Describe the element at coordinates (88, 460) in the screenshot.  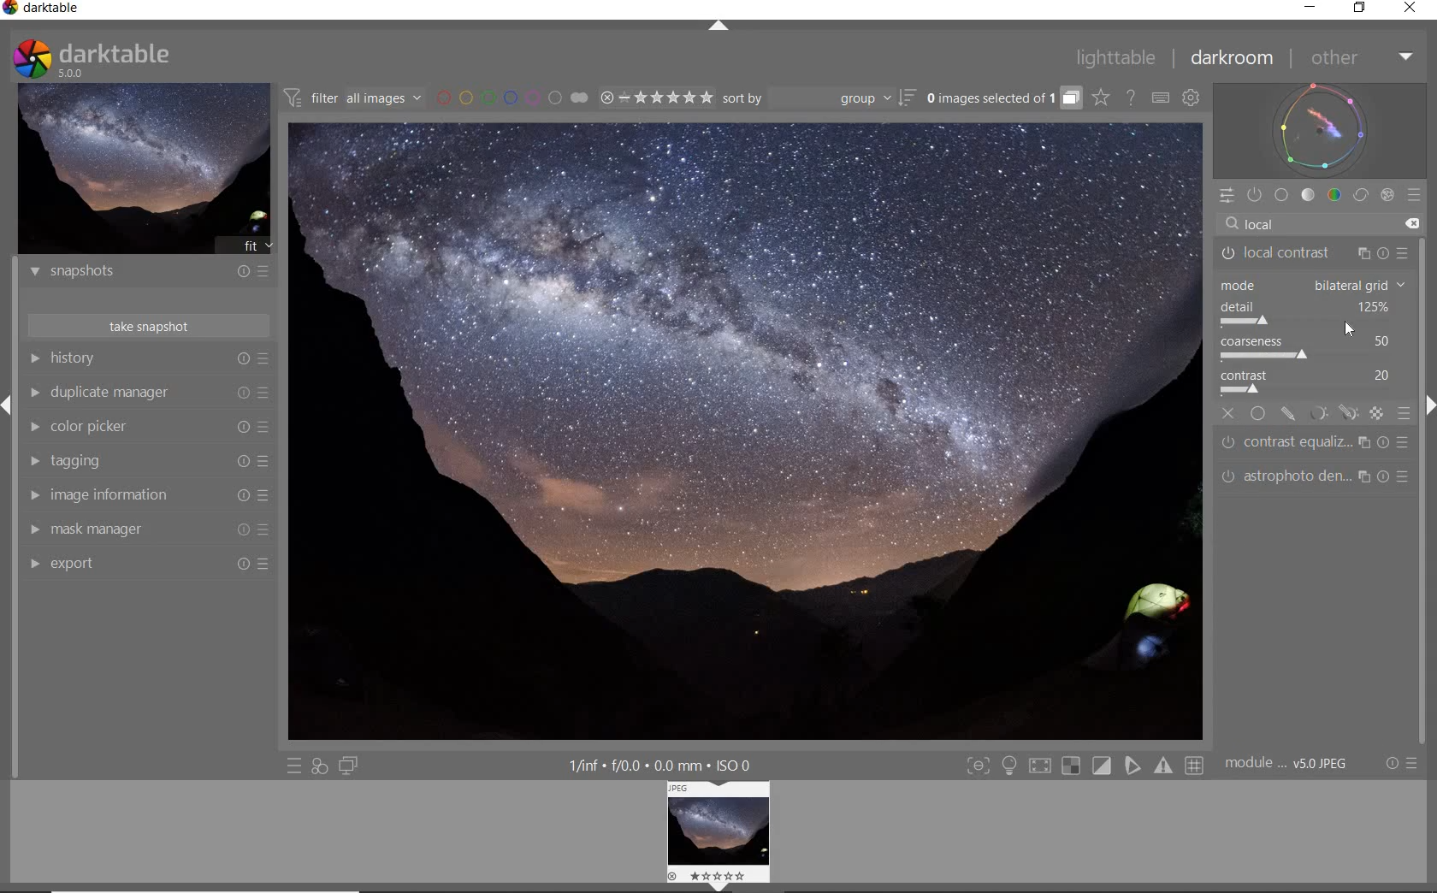
I see `tagging` at that location.